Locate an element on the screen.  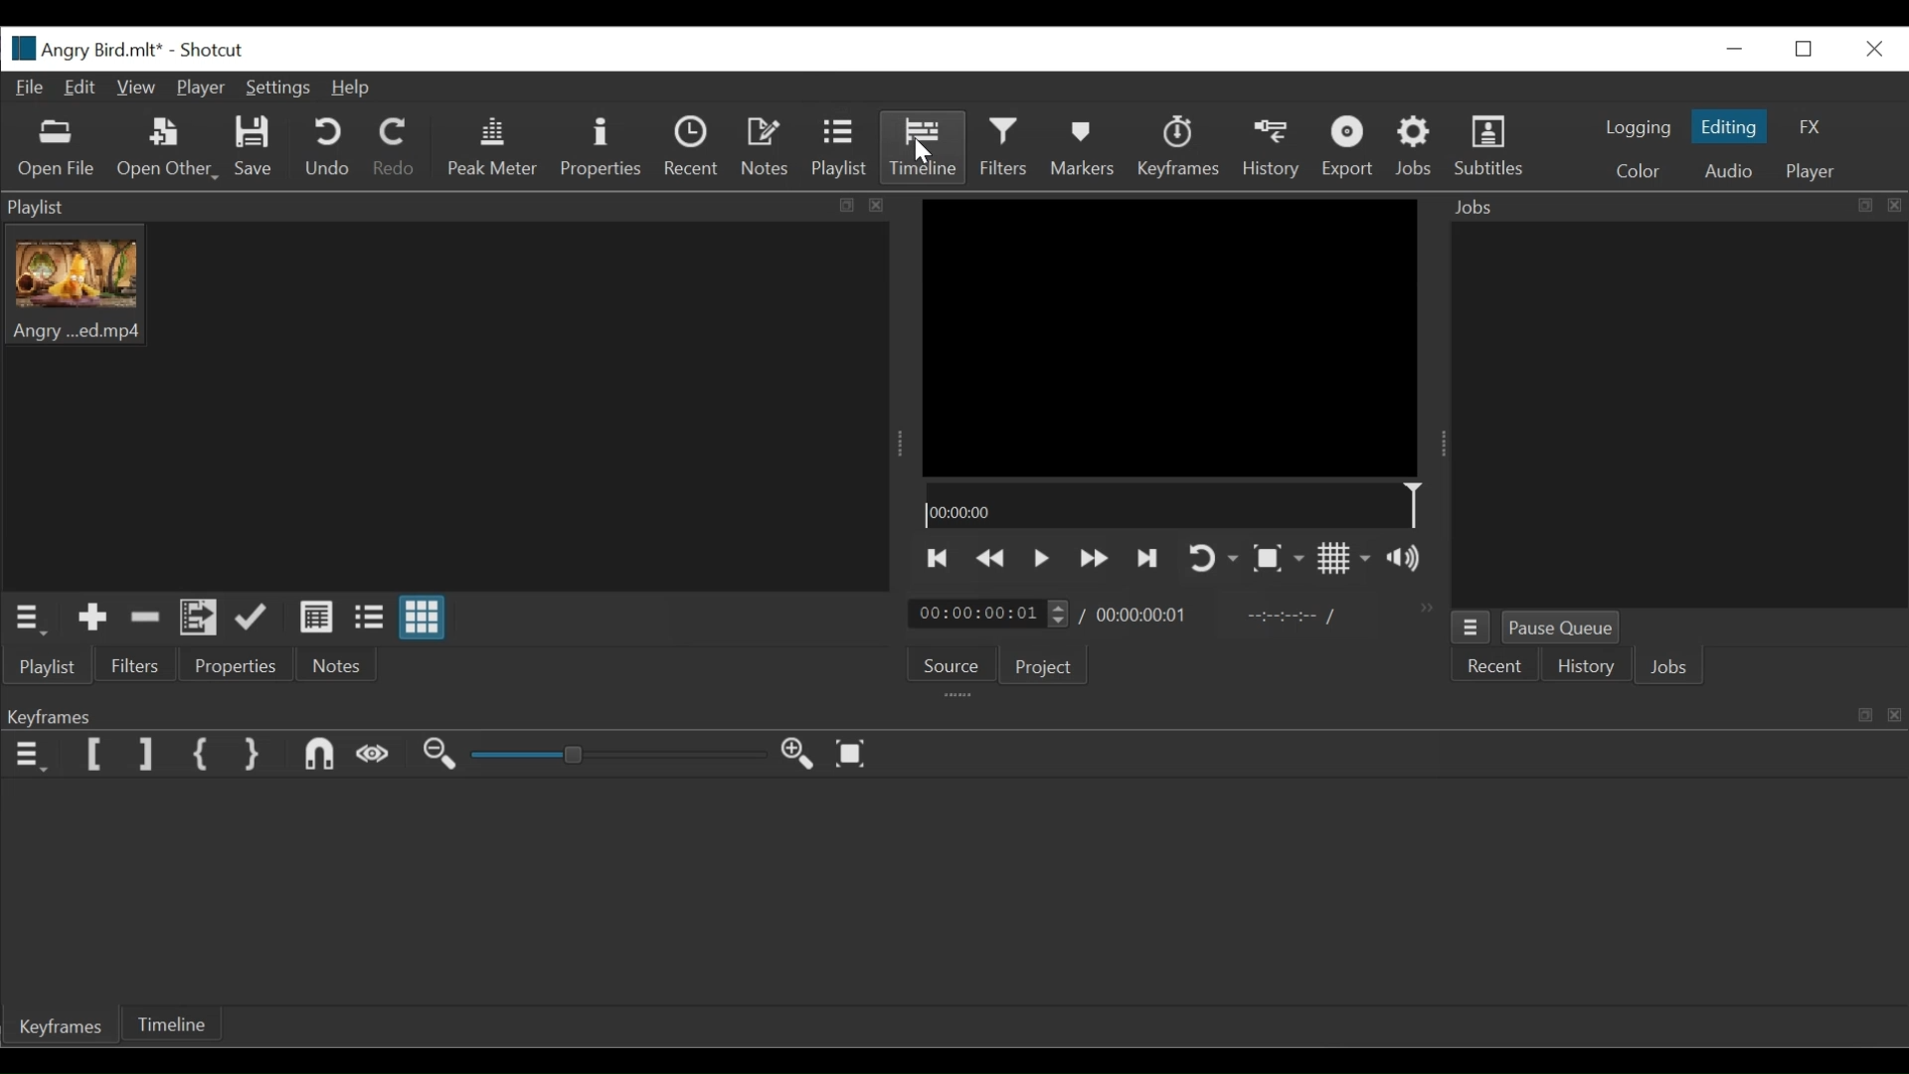
Player is located at coordinates (200, 89).